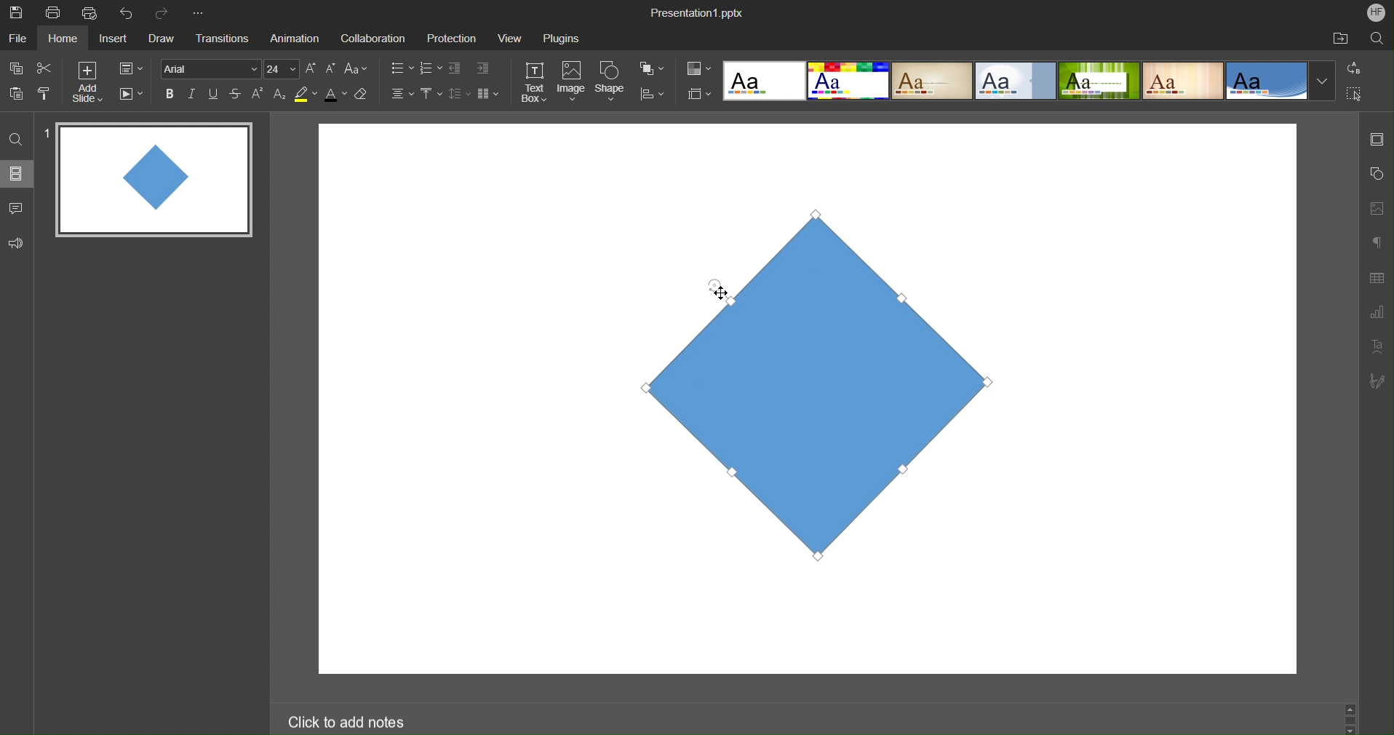 Image resolution: width=1394 pixels, height=735 pixels. Describe the element at coordinates (611, 82) in the screenshot. I see `Shape` at that location.